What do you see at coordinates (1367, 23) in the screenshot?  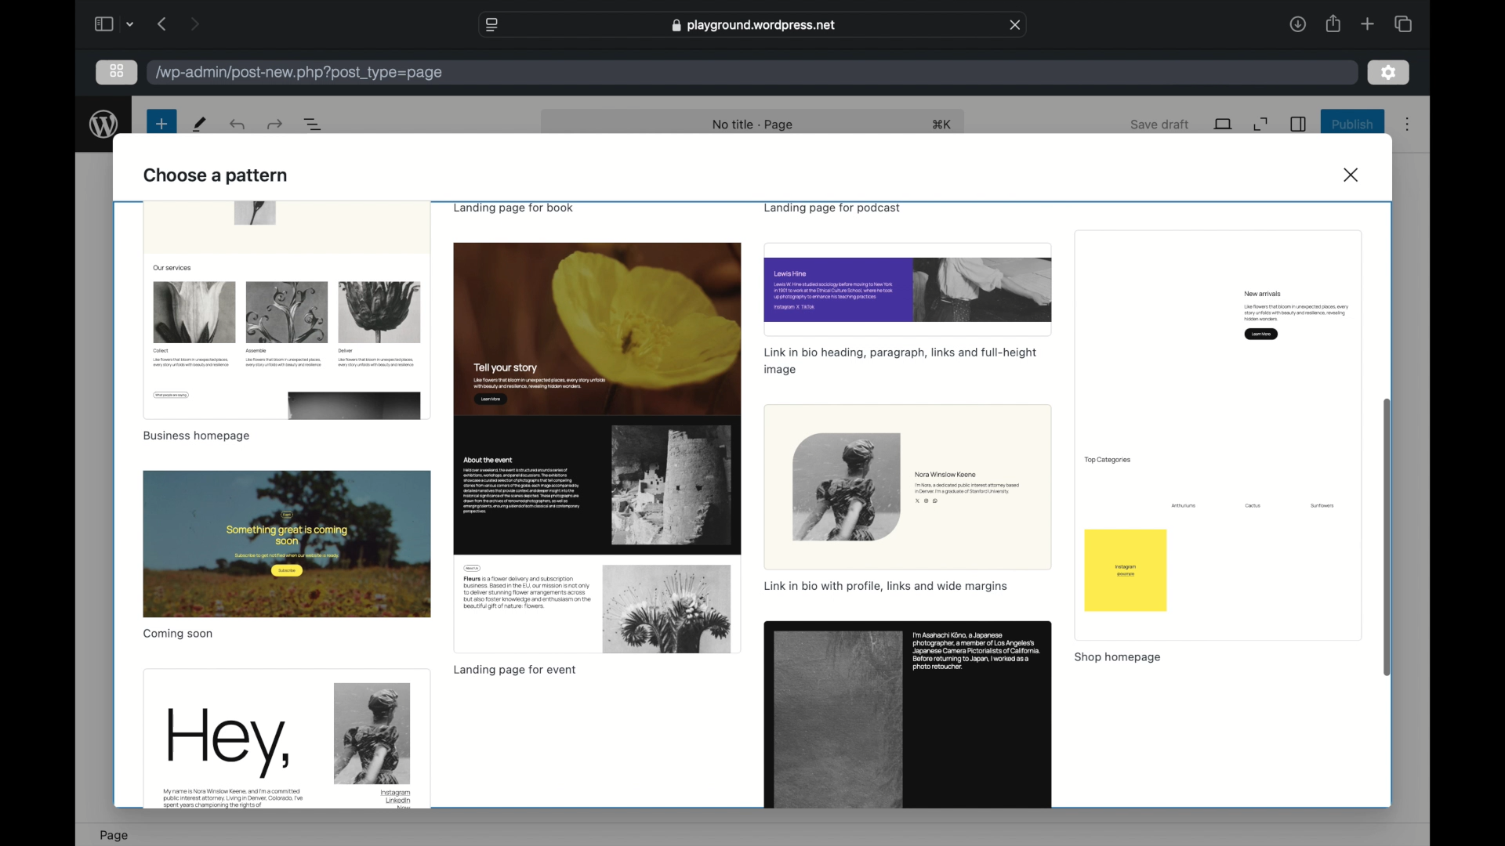 I see `new tab` at bounding box center [1367, 23].